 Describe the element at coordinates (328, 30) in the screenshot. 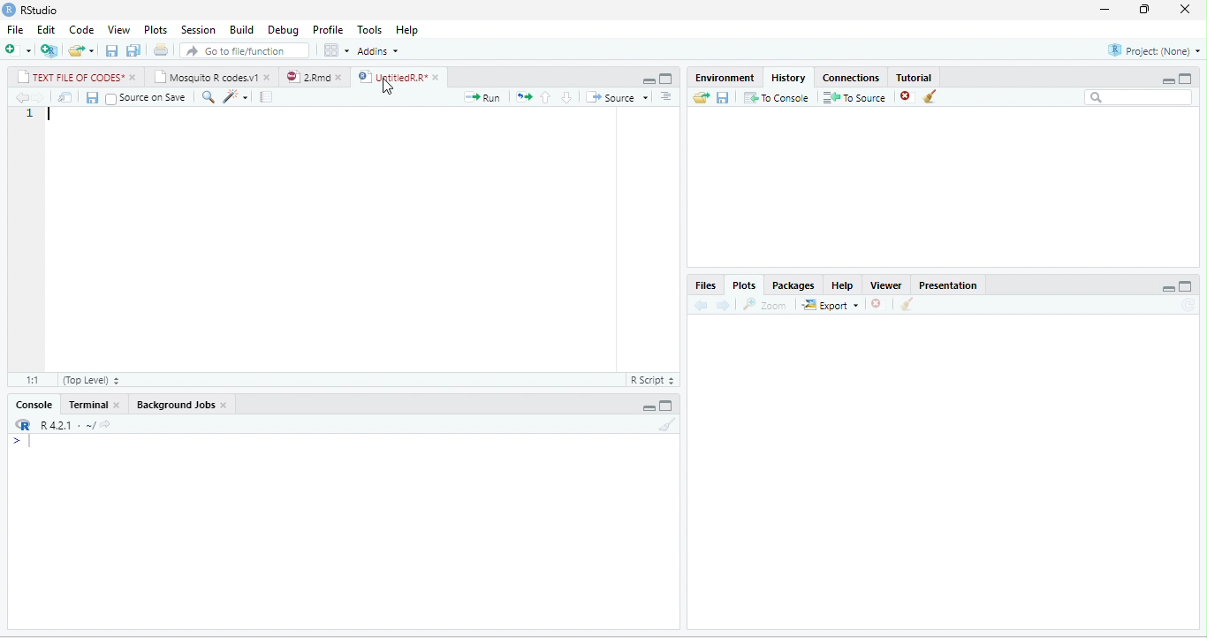

I see `Profile` at that location.